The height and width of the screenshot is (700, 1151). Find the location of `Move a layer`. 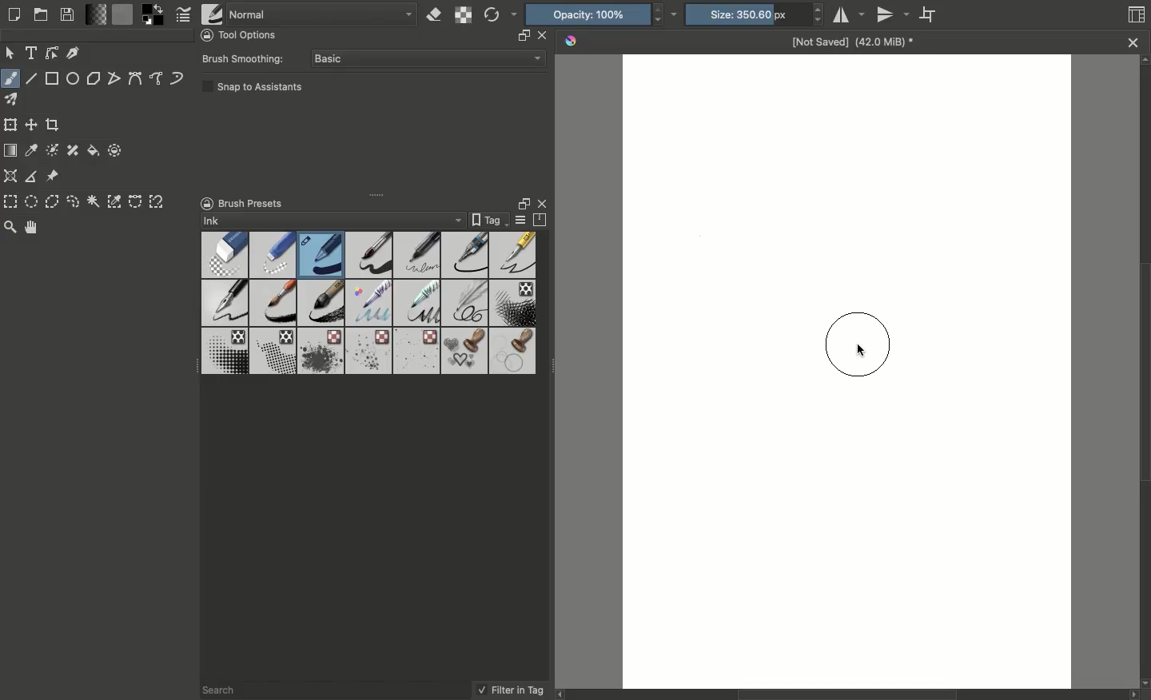

Move a layer is located at coordinates (32, 126).